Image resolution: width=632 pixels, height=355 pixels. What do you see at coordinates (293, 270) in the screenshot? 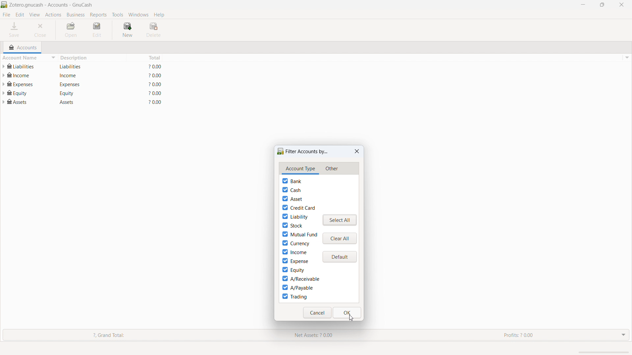
I see `equity` at bounding box center [293, 270].